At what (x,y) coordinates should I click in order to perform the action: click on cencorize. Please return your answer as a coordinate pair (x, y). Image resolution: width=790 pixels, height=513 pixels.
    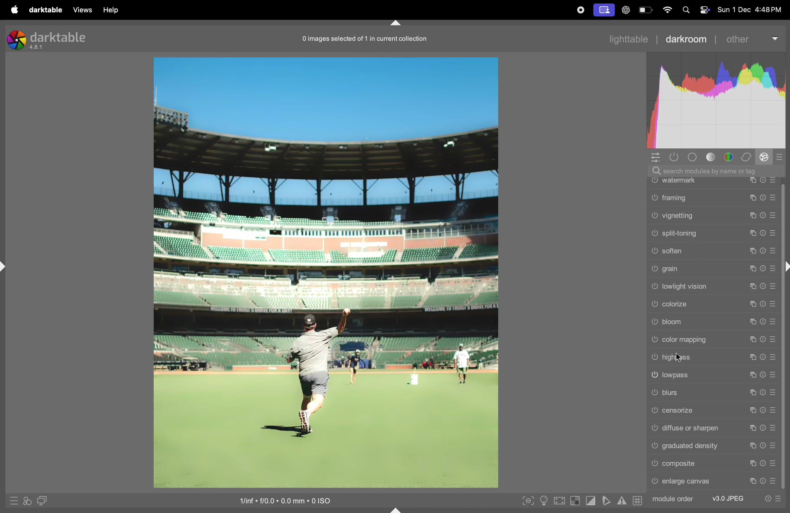
    Looking at the image, I should click on (712, 410).